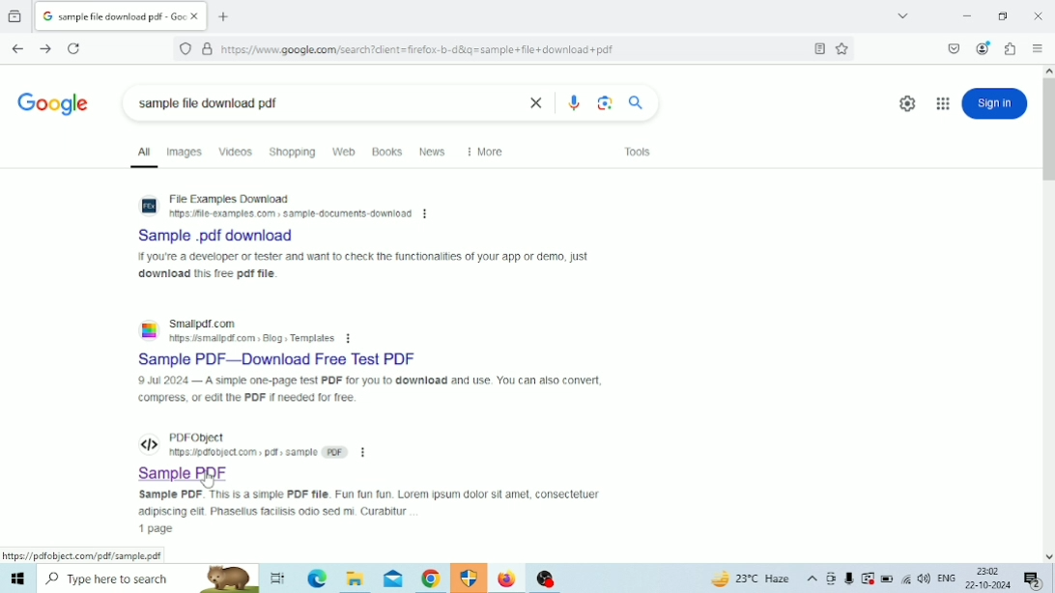 The width and height of the screenshot is (1055, 593). Describe the element at coordinates (44, 48) in the screenshot. I see `Go forward one page` at that location.